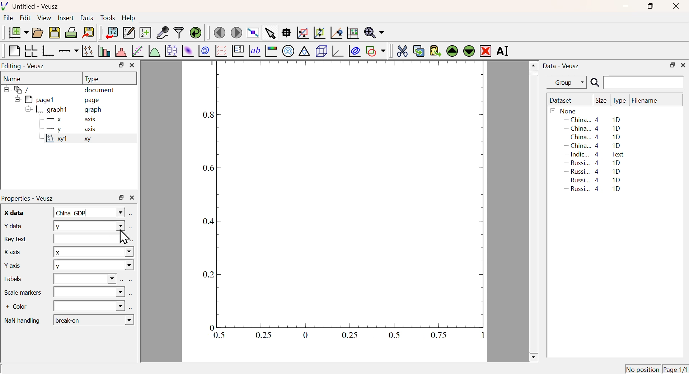 This screenshot has height=374, width=689. I want to click on Editing - Veusz, so click(24, 66).